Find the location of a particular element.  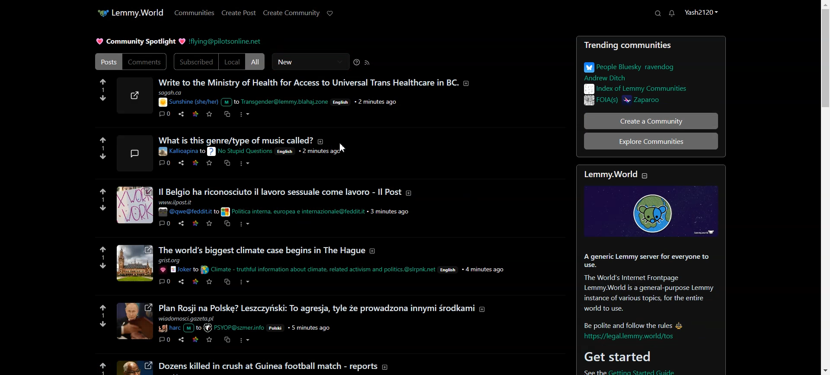

FOIA(s) is located at coordinates (598, 101).